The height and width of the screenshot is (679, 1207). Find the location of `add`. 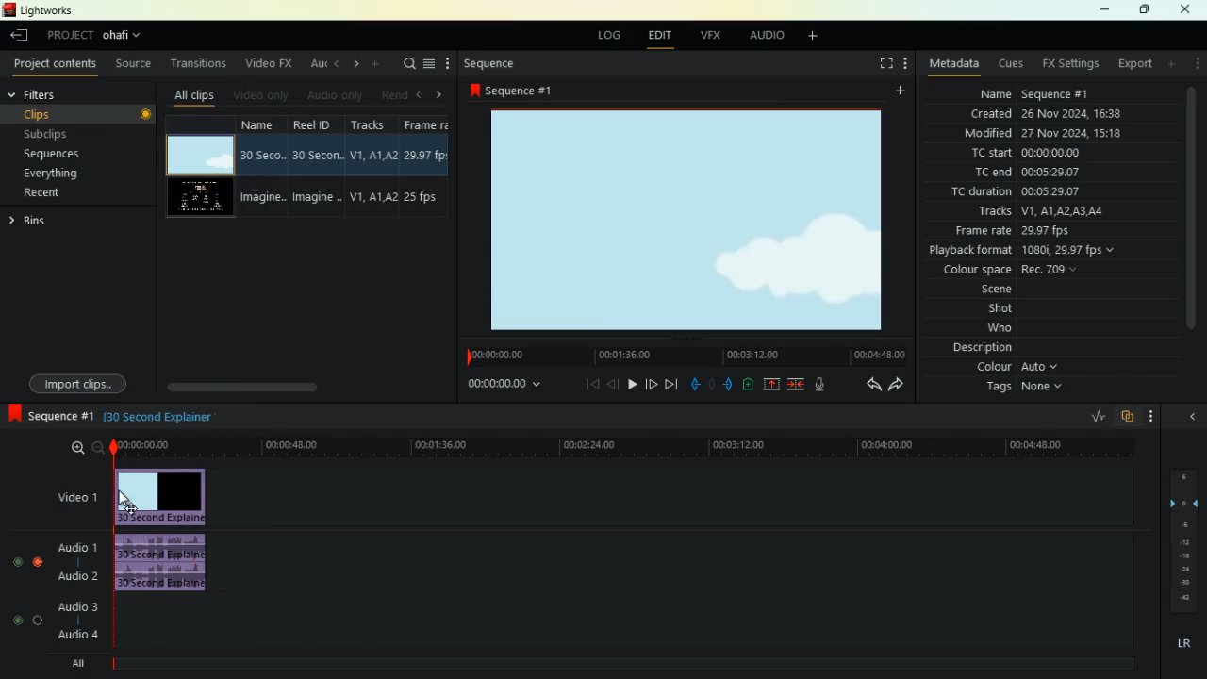

add is located at coordinates (904, 91).